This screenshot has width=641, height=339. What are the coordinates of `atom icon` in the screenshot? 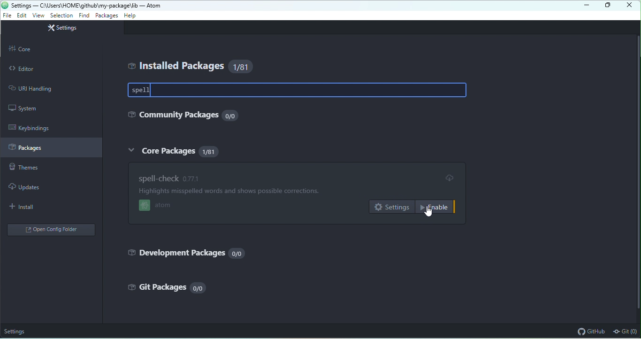 It's located at (5, 5).